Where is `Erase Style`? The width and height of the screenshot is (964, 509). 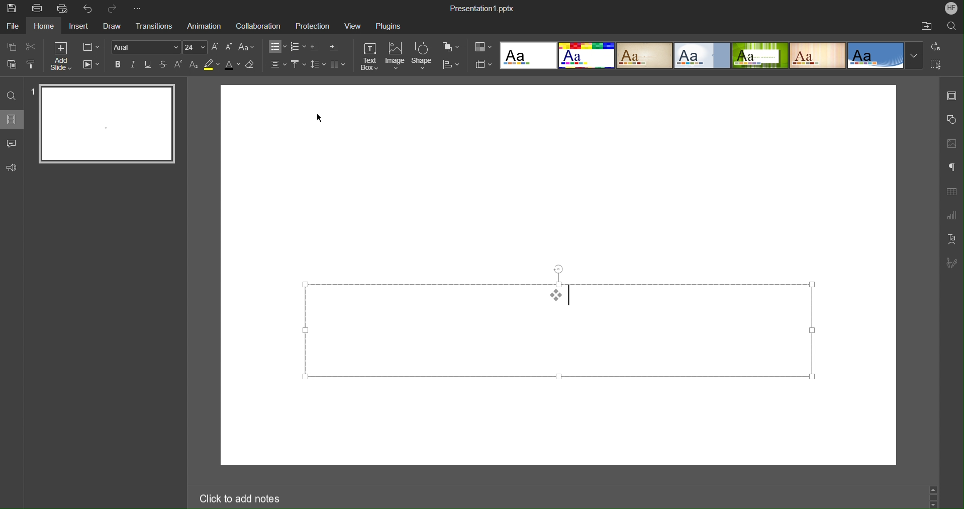 Erase Style is located at coordinates (251, 65).